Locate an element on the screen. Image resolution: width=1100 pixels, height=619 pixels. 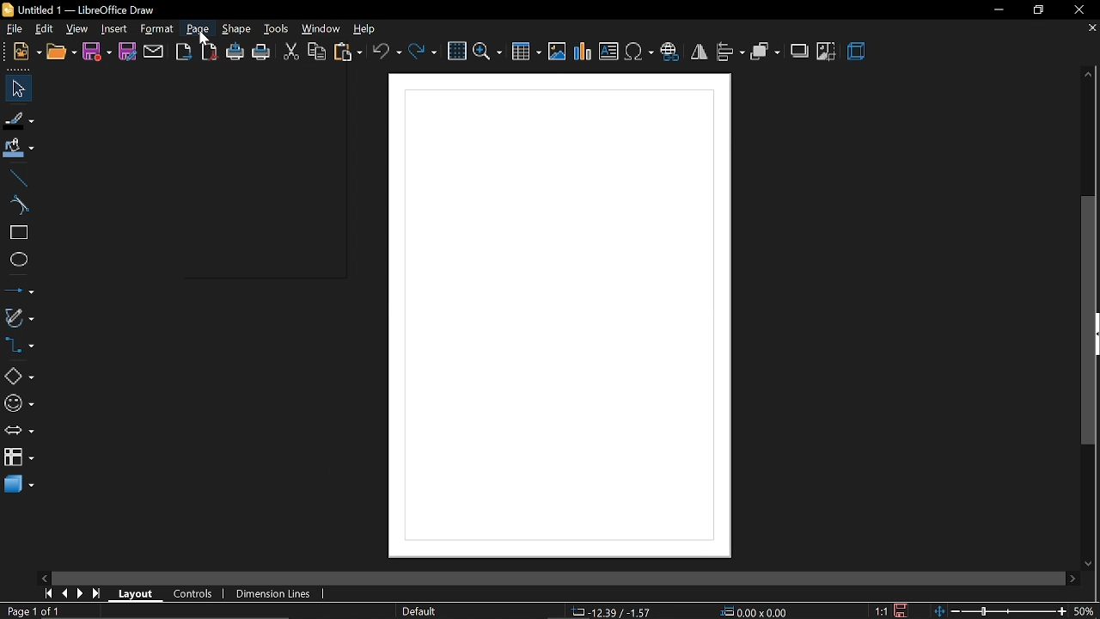
connector is located at coordinates (20, 349).